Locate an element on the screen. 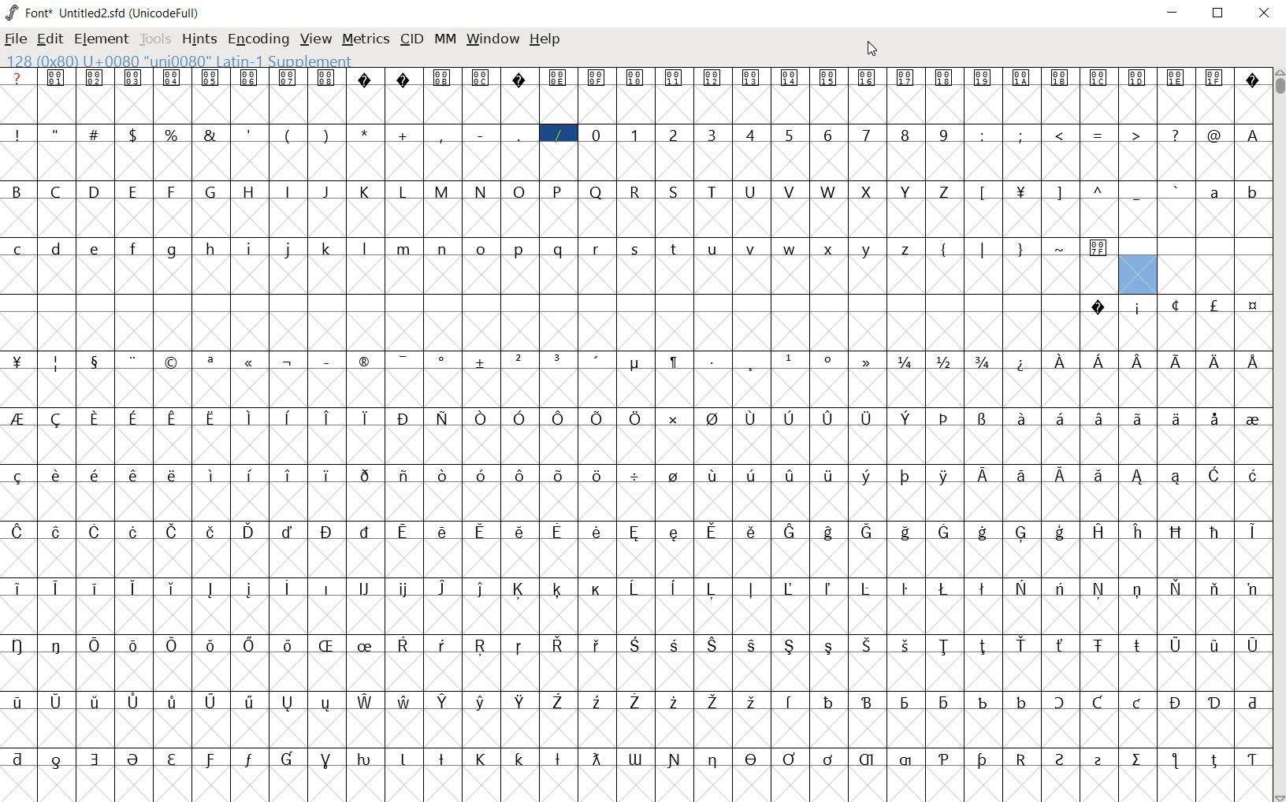 This screenshot has width=1286, height=802. glyph is located at coordinates (1022, 78).